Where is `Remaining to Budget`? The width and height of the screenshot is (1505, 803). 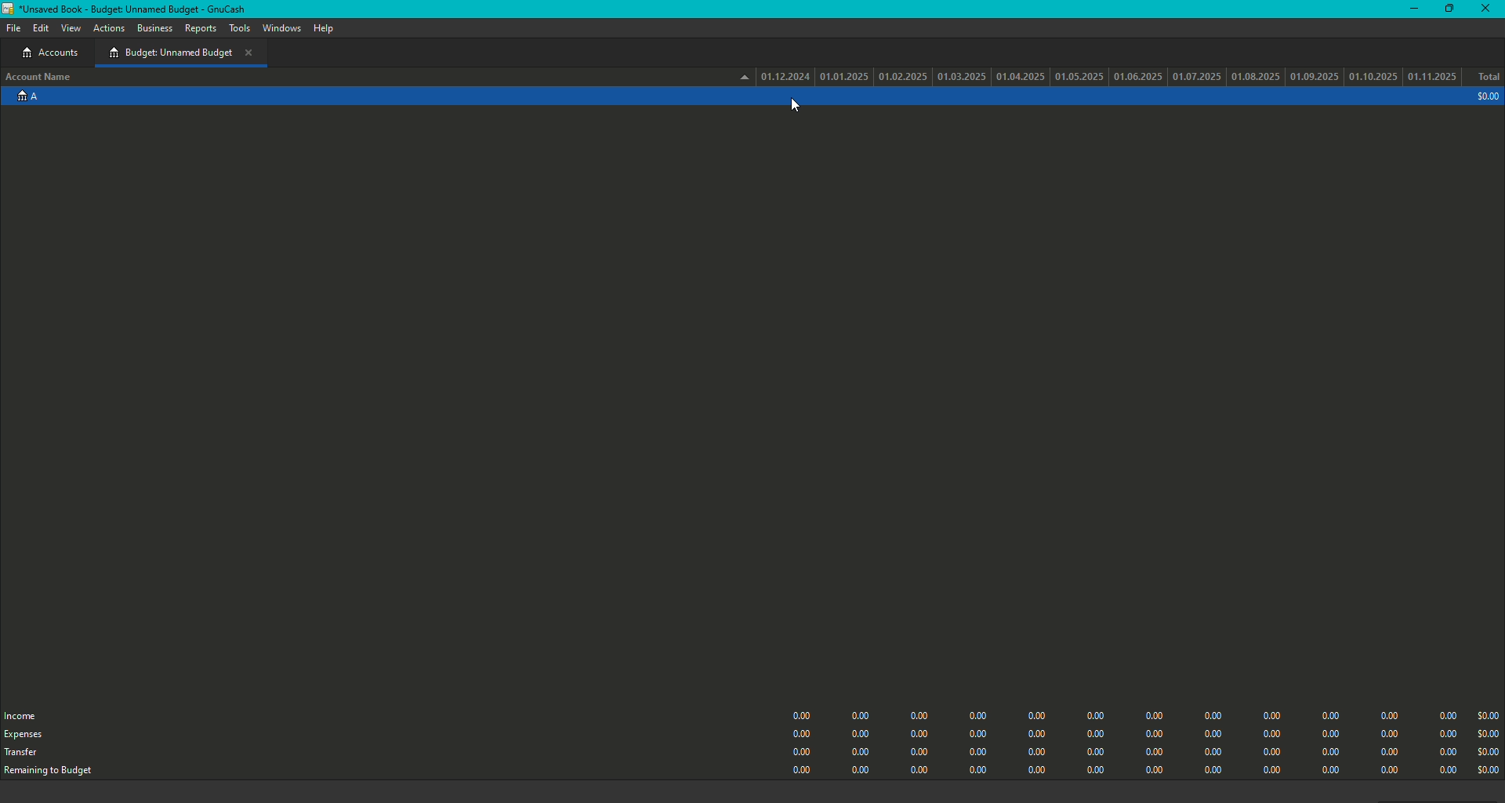
Remaining to Budget is located at coordinates (57, 772).